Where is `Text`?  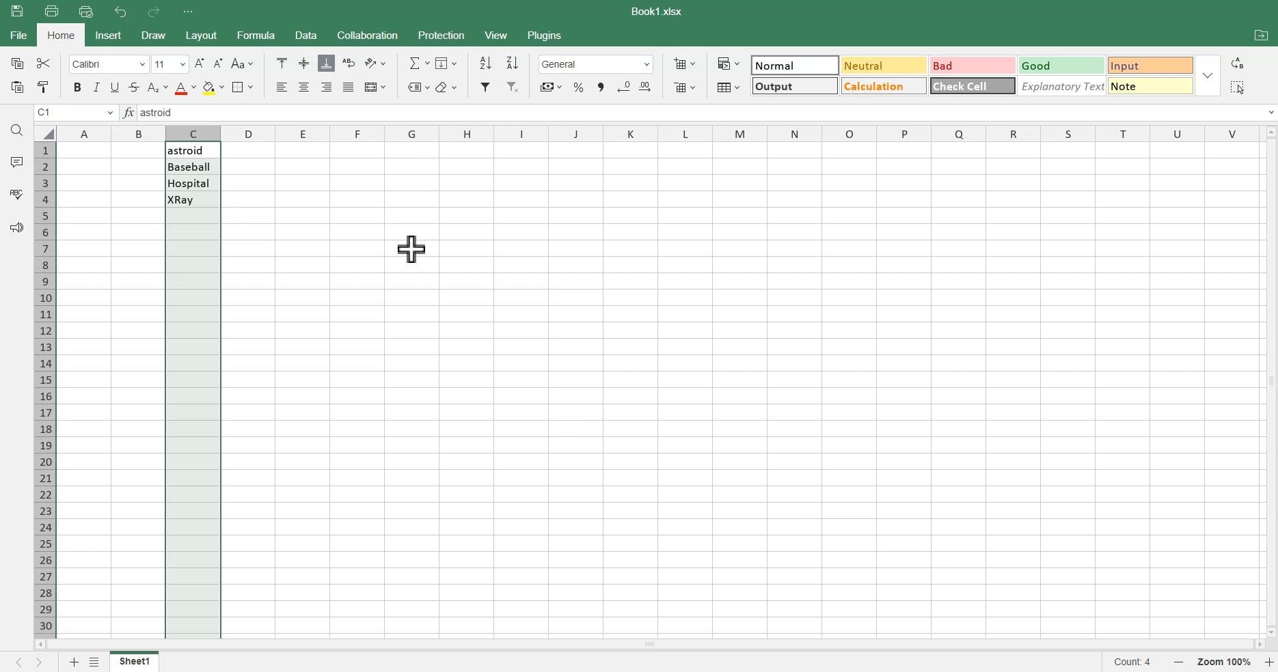 Text is located at coordinates (659, 12).